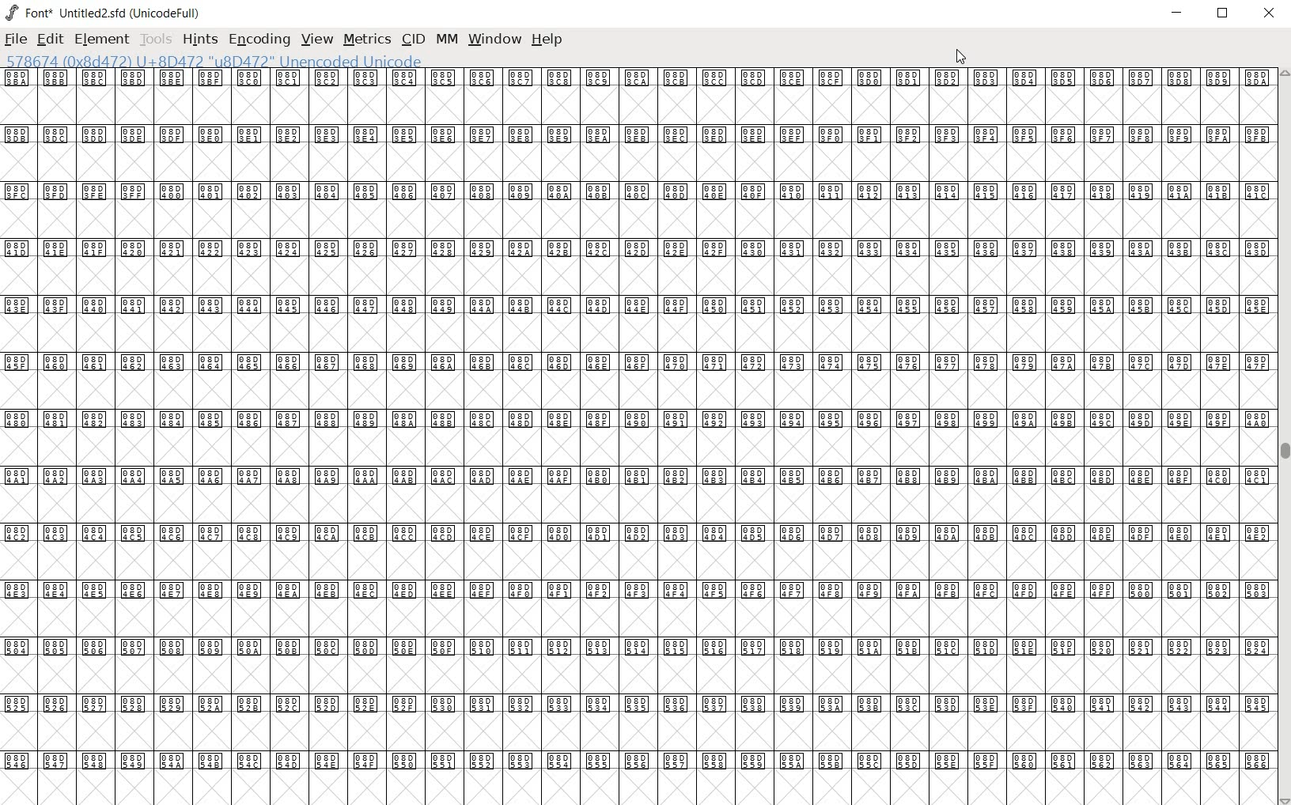 This screenshot has height=805, width=1291. Describe the element at coordinates (260, 40) in the screenshot. I see `encoding` at that location.